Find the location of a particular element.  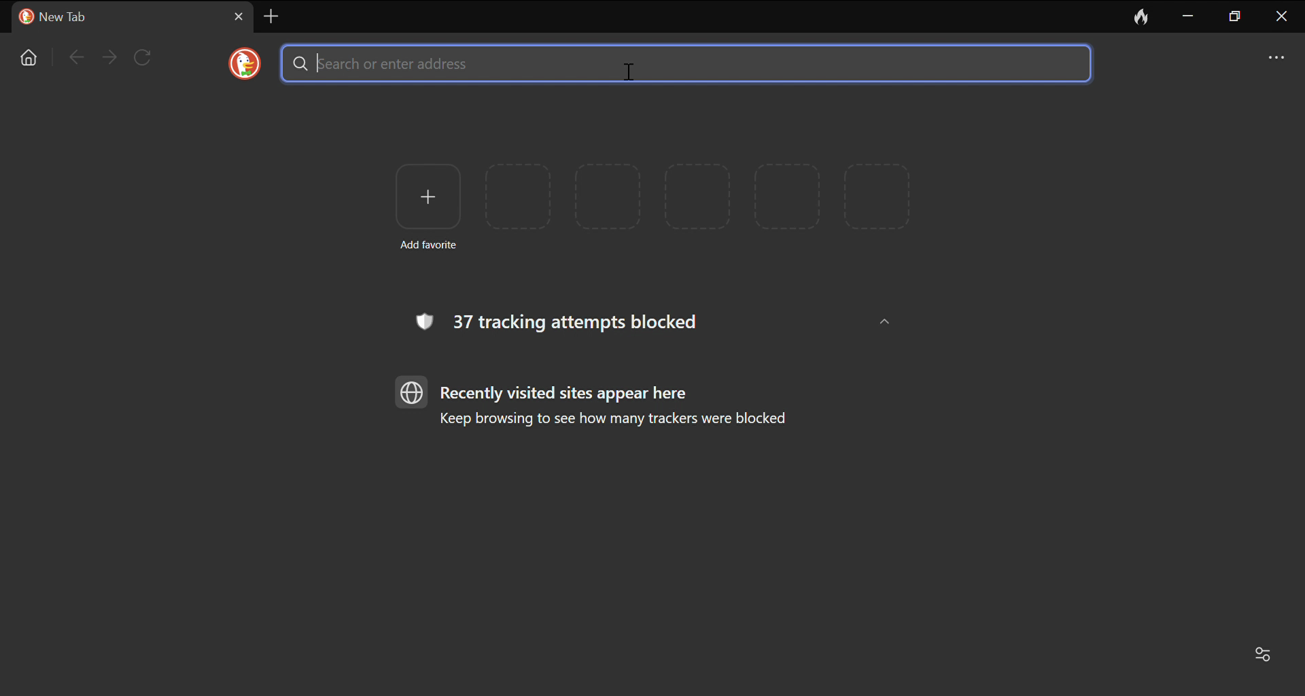

Forward is located at coordinates (109, 57).